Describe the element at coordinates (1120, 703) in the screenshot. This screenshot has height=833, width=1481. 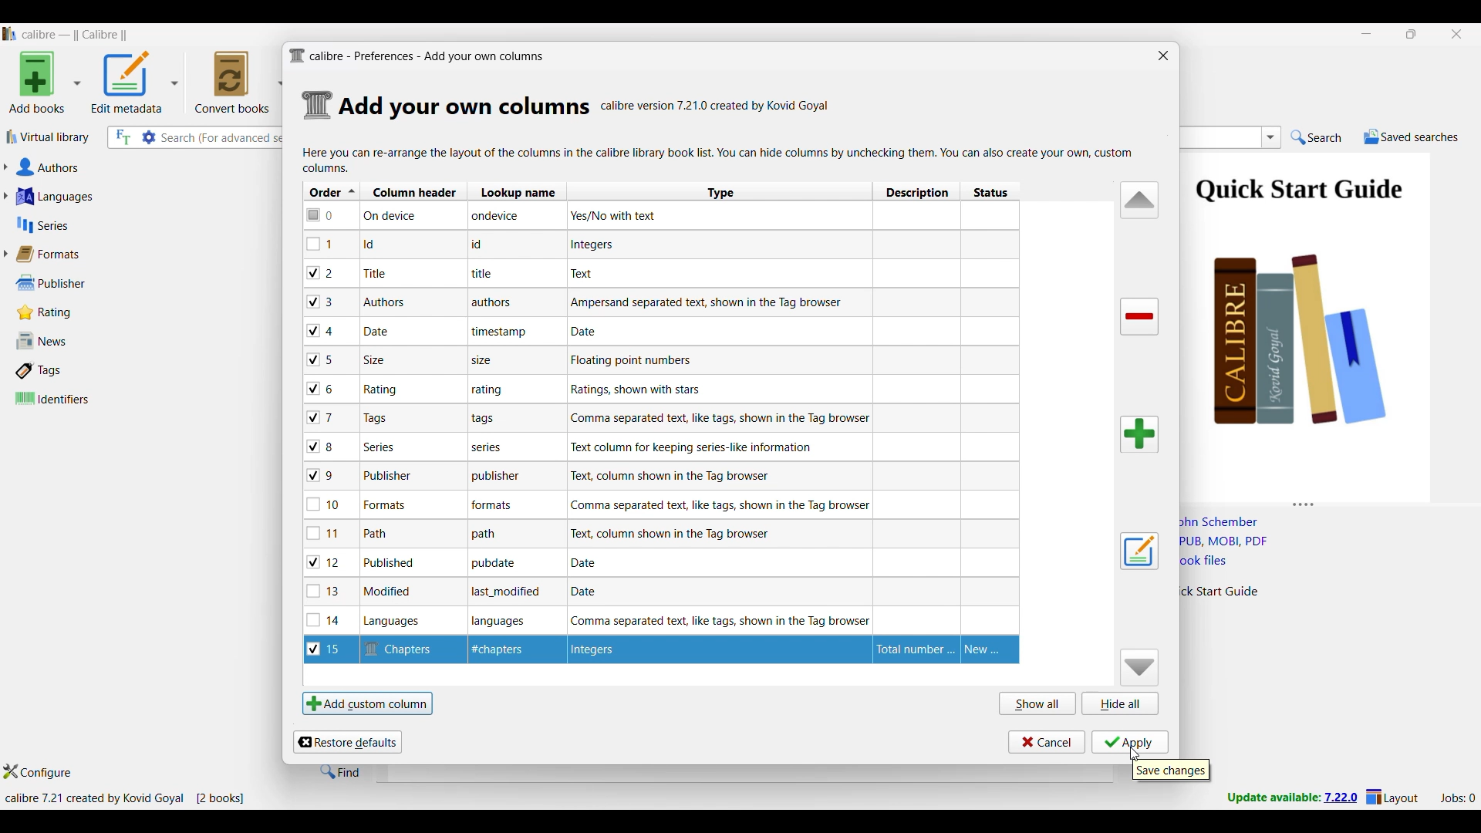
I see `Hide all` at that location.